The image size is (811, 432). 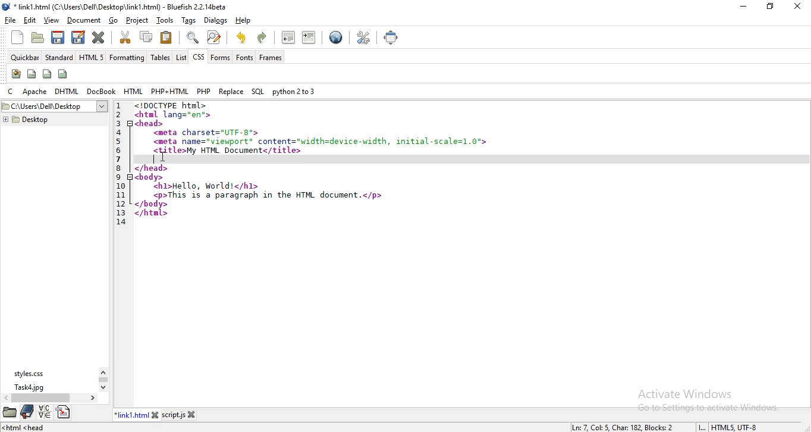 What do you see at coordinates (112, 20) in the screenshot?
I see `go` at bounding box center [112, 20].